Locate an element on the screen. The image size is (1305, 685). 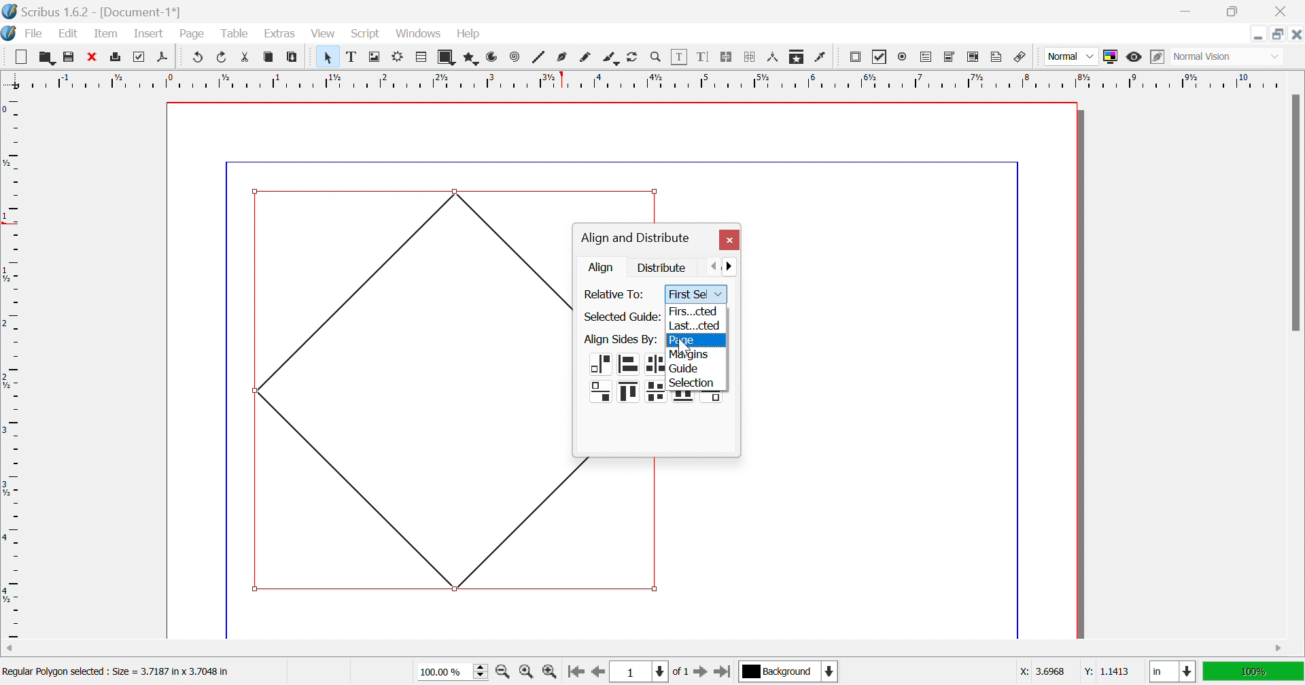
Preview mode is located at coordinates (1133, 57).